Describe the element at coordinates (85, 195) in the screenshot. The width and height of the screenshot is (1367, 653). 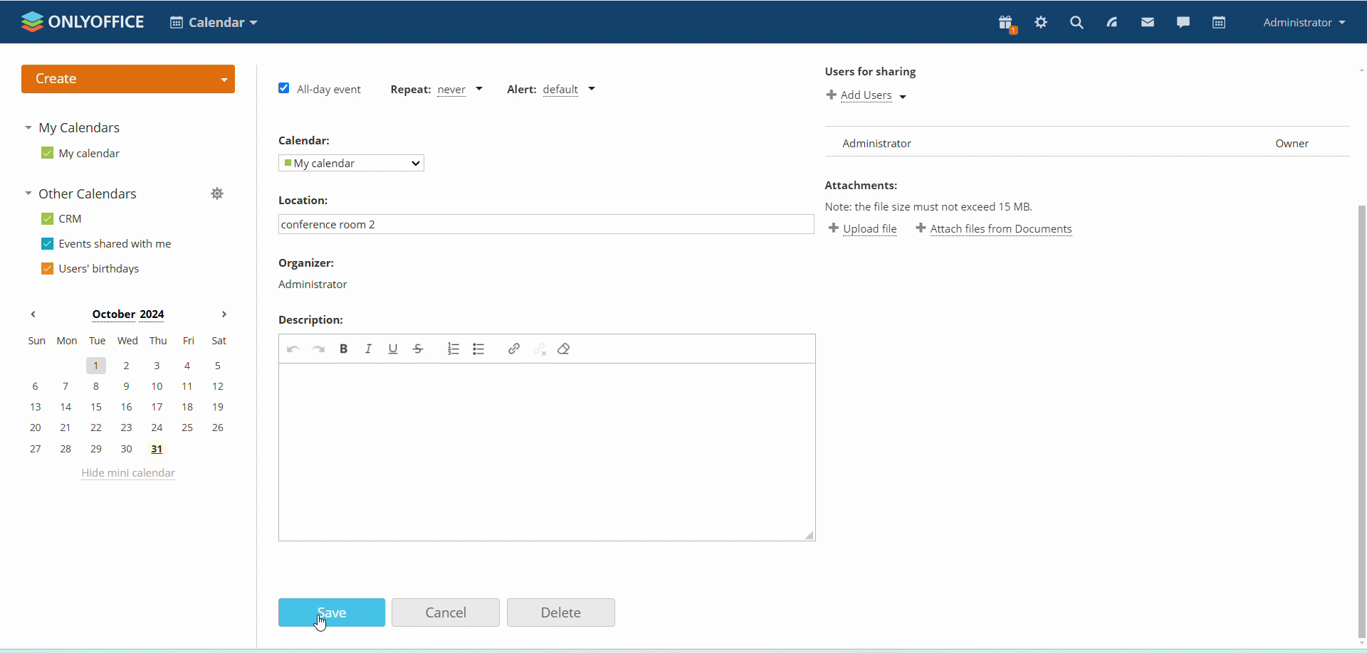
I see `other calendars` at that location.